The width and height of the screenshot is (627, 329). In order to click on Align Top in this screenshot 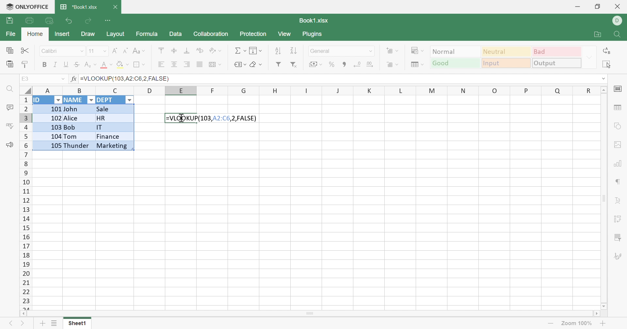, I will do `click(162, 50)`.